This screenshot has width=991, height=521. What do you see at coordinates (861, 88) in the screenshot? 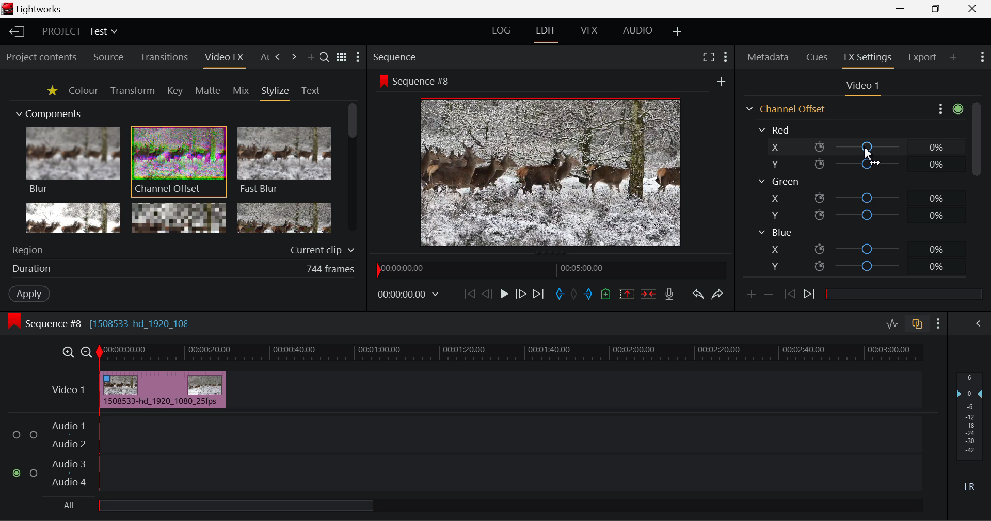
I see `Video Settings` at bounding box center [861, 88].